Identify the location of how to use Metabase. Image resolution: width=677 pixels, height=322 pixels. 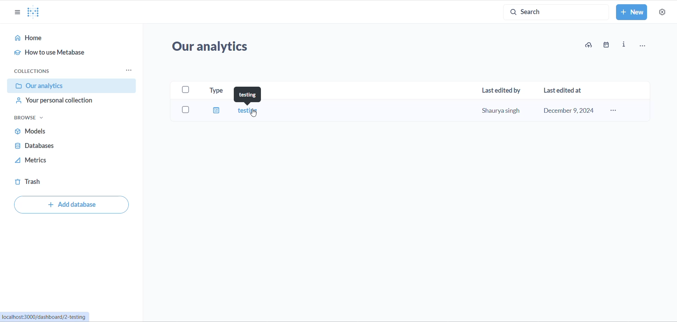
(72, 52).